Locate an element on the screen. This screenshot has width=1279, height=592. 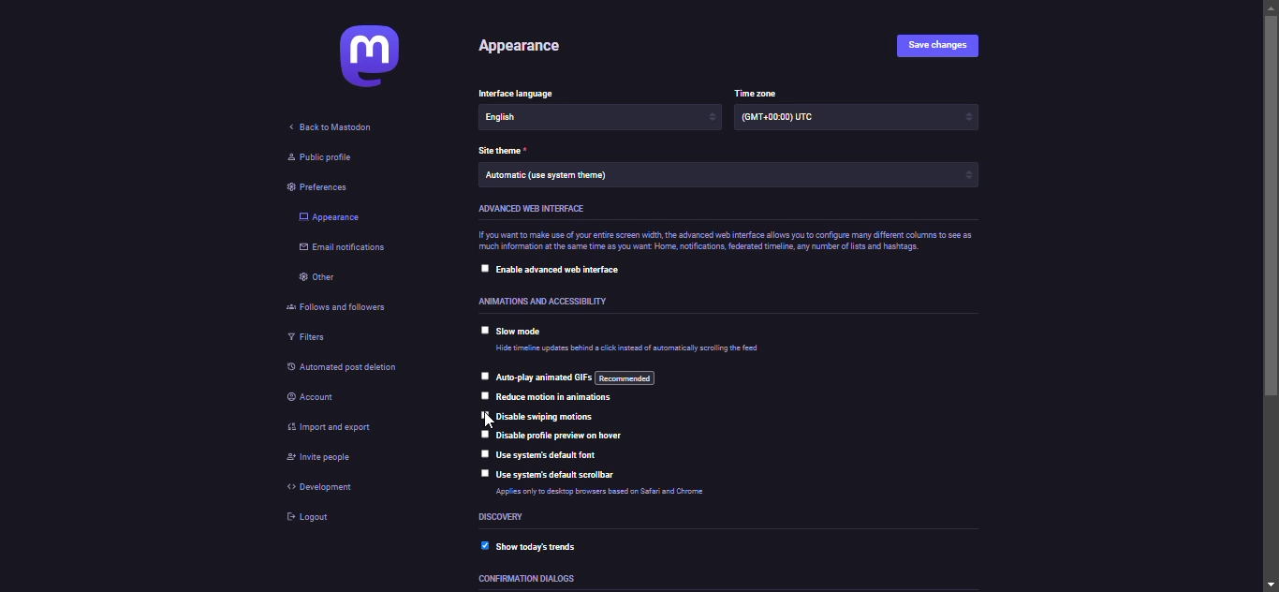
dialoges is located at coordinates (529, 581).